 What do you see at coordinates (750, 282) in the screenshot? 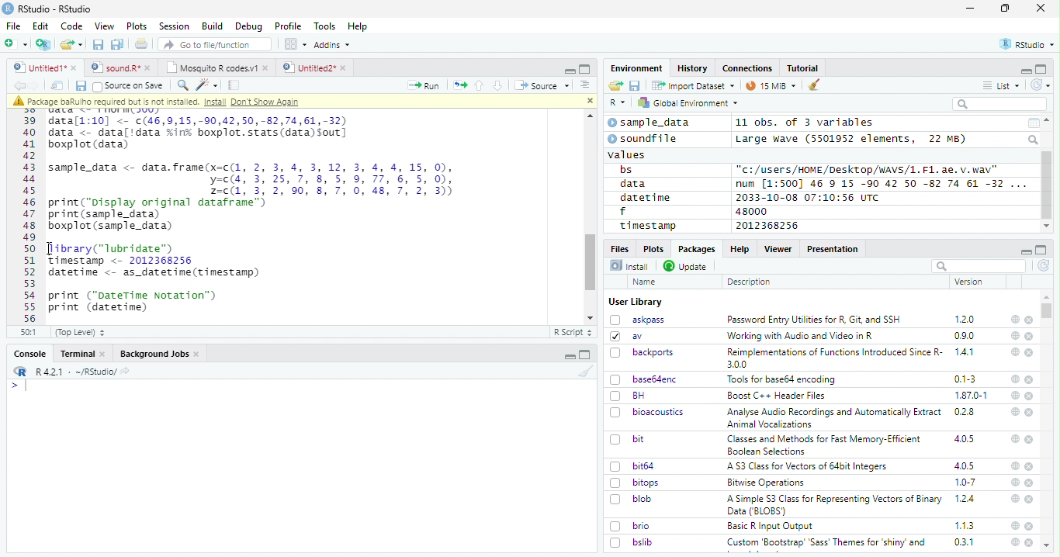
I see `Description` at bounding box center [750, 282].